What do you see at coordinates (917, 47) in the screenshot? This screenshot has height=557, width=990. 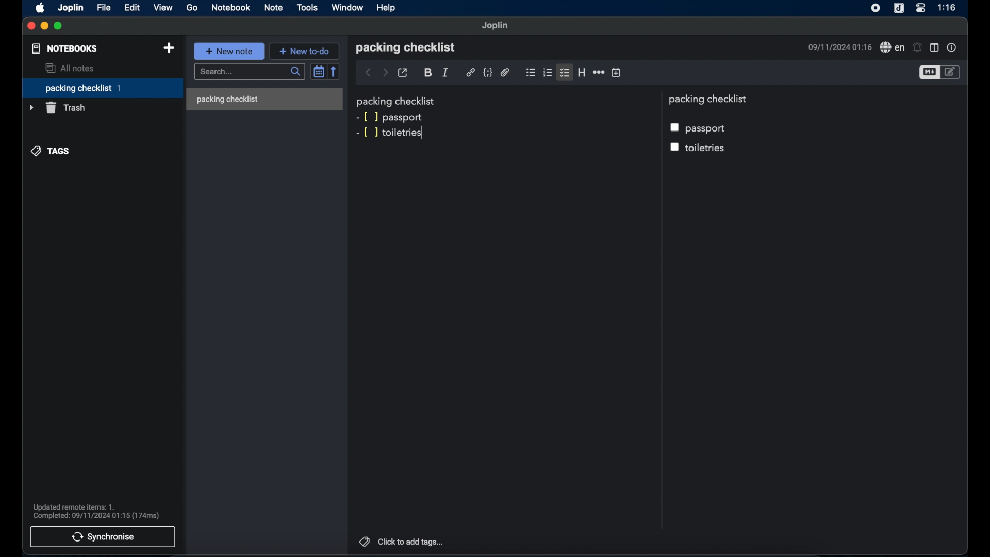 I see `set alarm` at bounding box center [917, 47].